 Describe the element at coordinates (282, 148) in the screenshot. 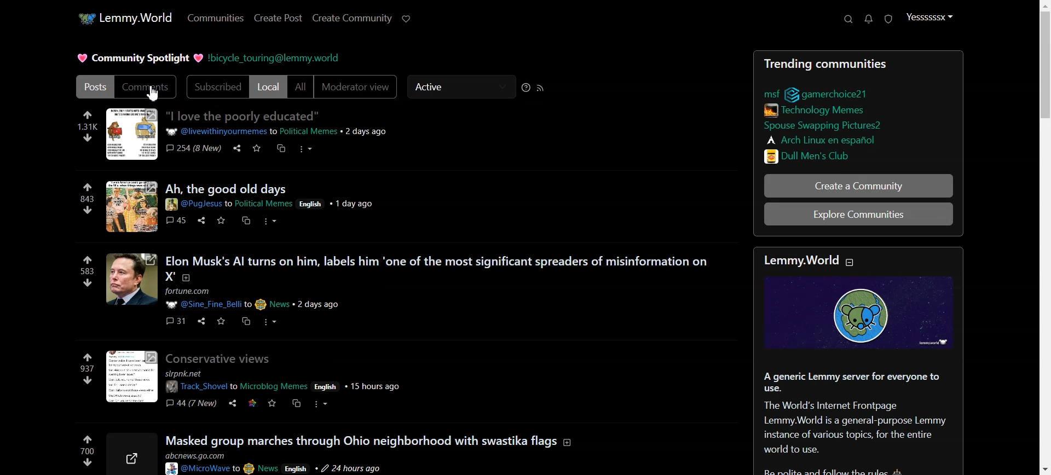

I see `cross post` at that location.